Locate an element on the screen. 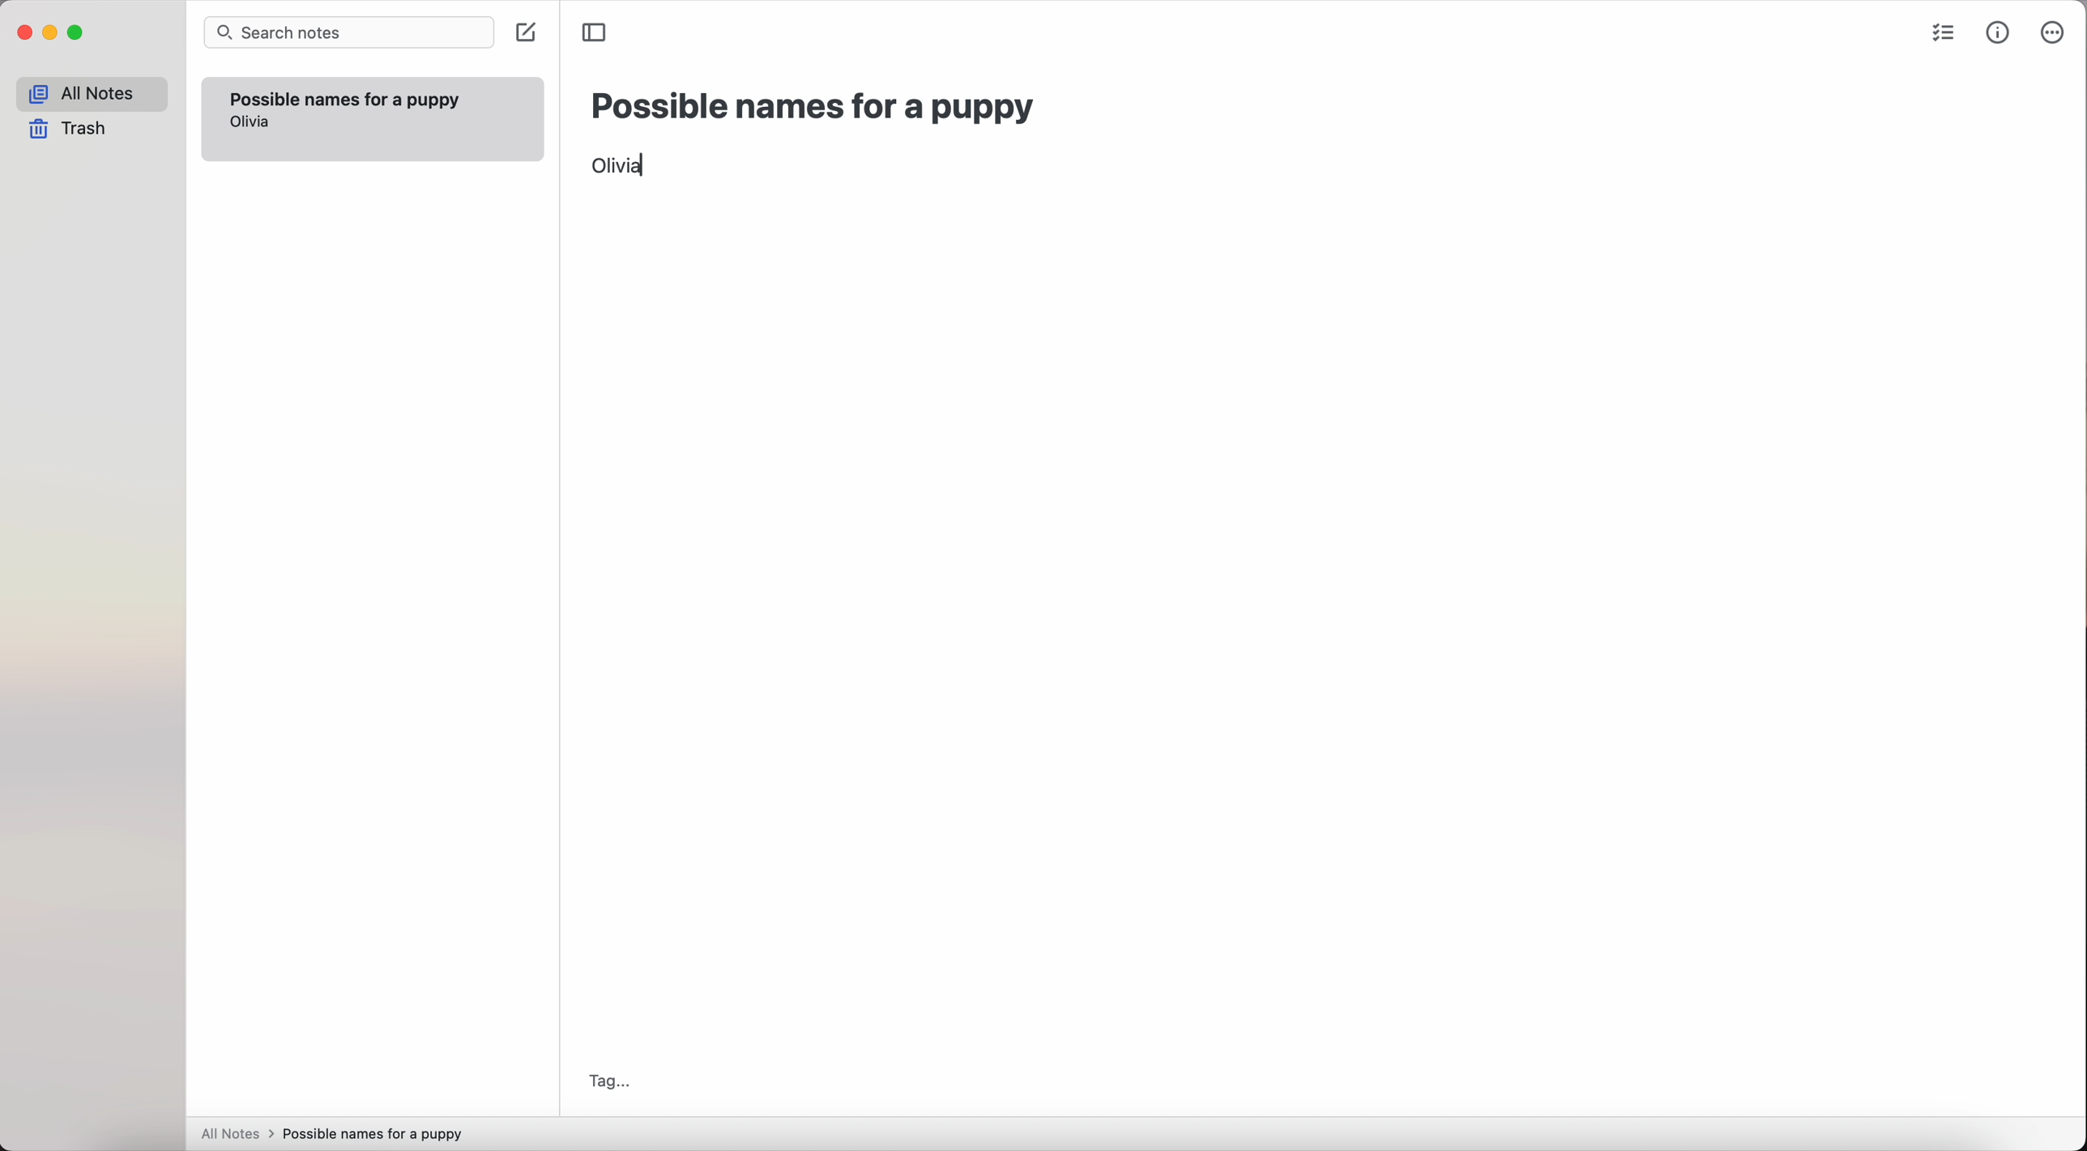 The image size is (2087, 1151). toggle sidebar is located at coordinates (596, 31).